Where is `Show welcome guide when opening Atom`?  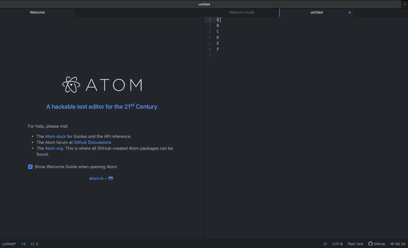
Show welcome guide when opening Atom is located at coordinates (75, 166).